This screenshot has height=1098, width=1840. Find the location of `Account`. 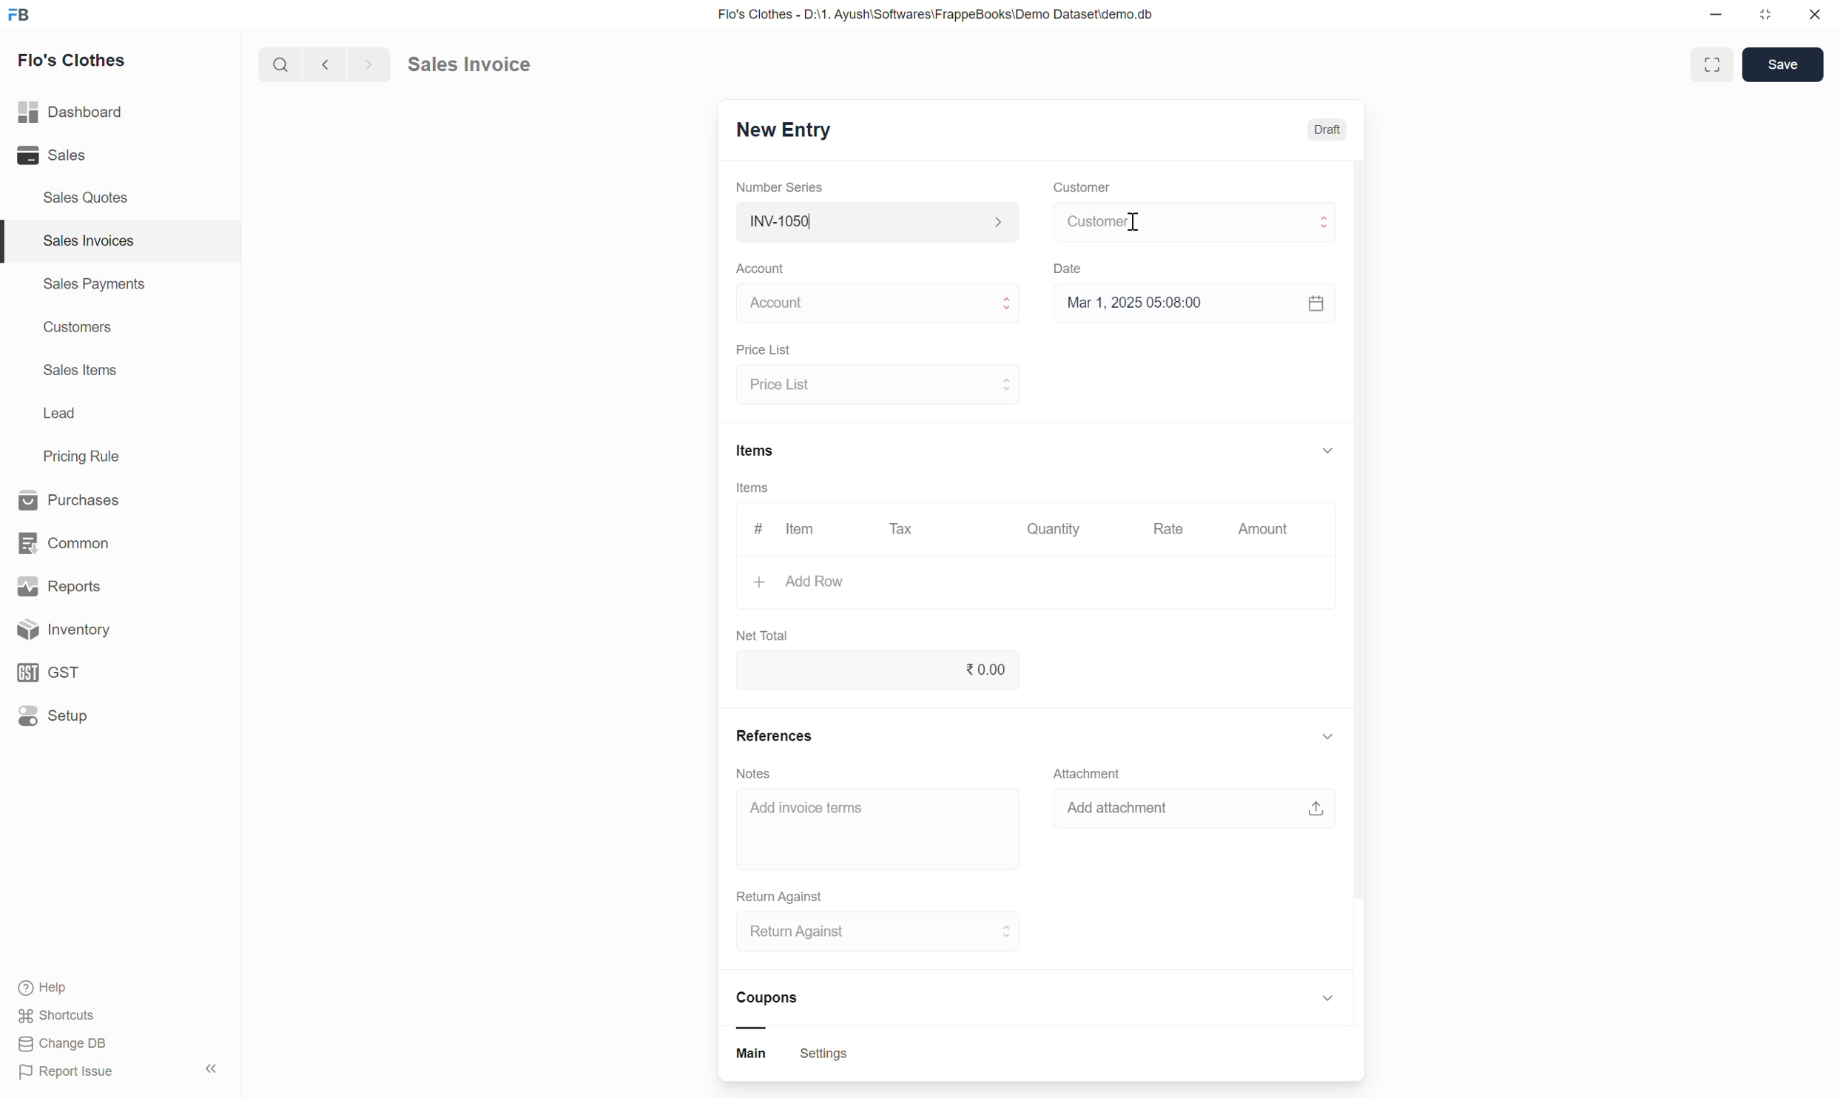

Account is located at coordinates (763, 269).